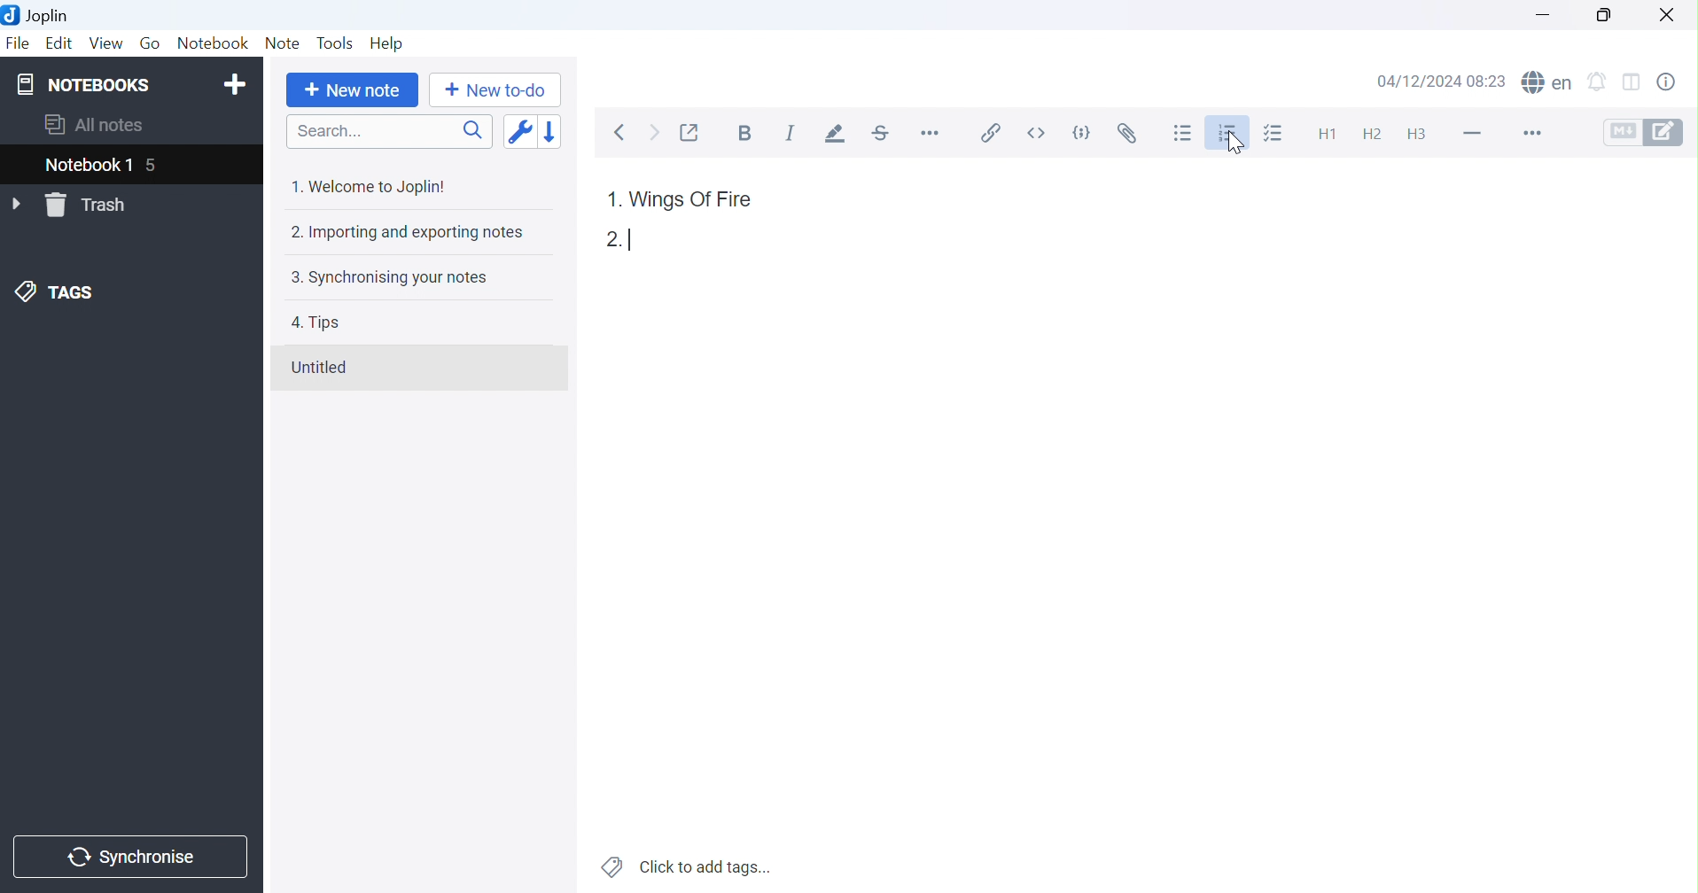 This screenshot has height=893, width=1698. Describe the element at coordinates (18, 44) in the screenshot. I see `File` at that location.